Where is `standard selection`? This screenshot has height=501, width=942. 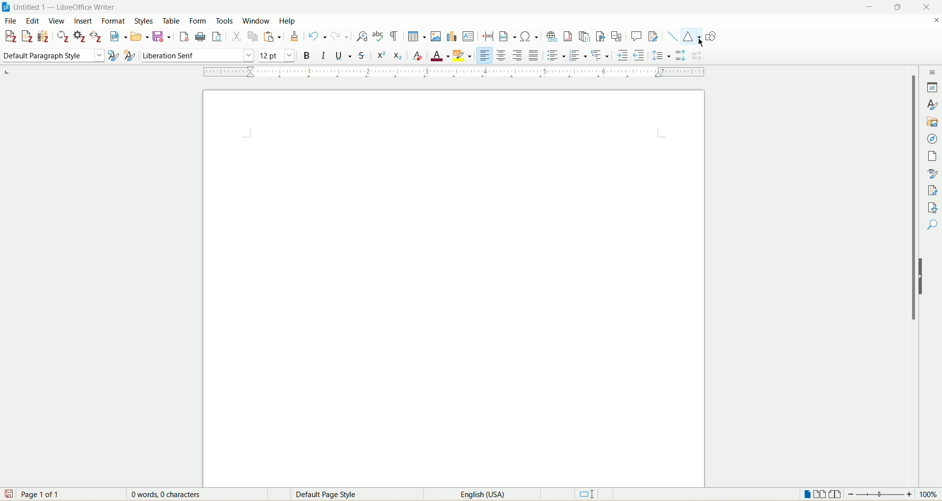
standard selection is located at coordinates (587, 494).